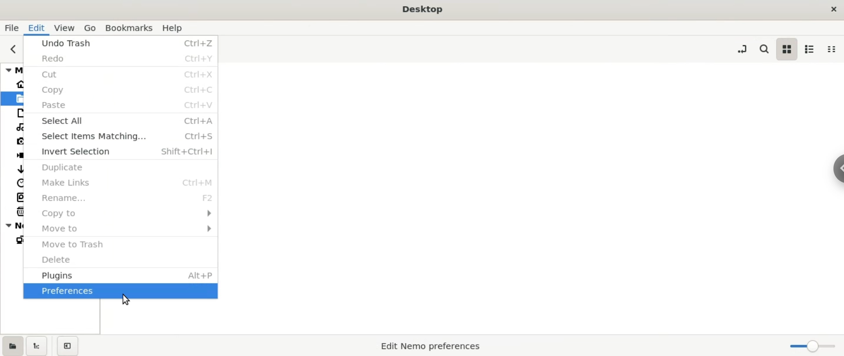 This screenshot has height=356, width=844. I want to click on show treeview, so click(38, 346).